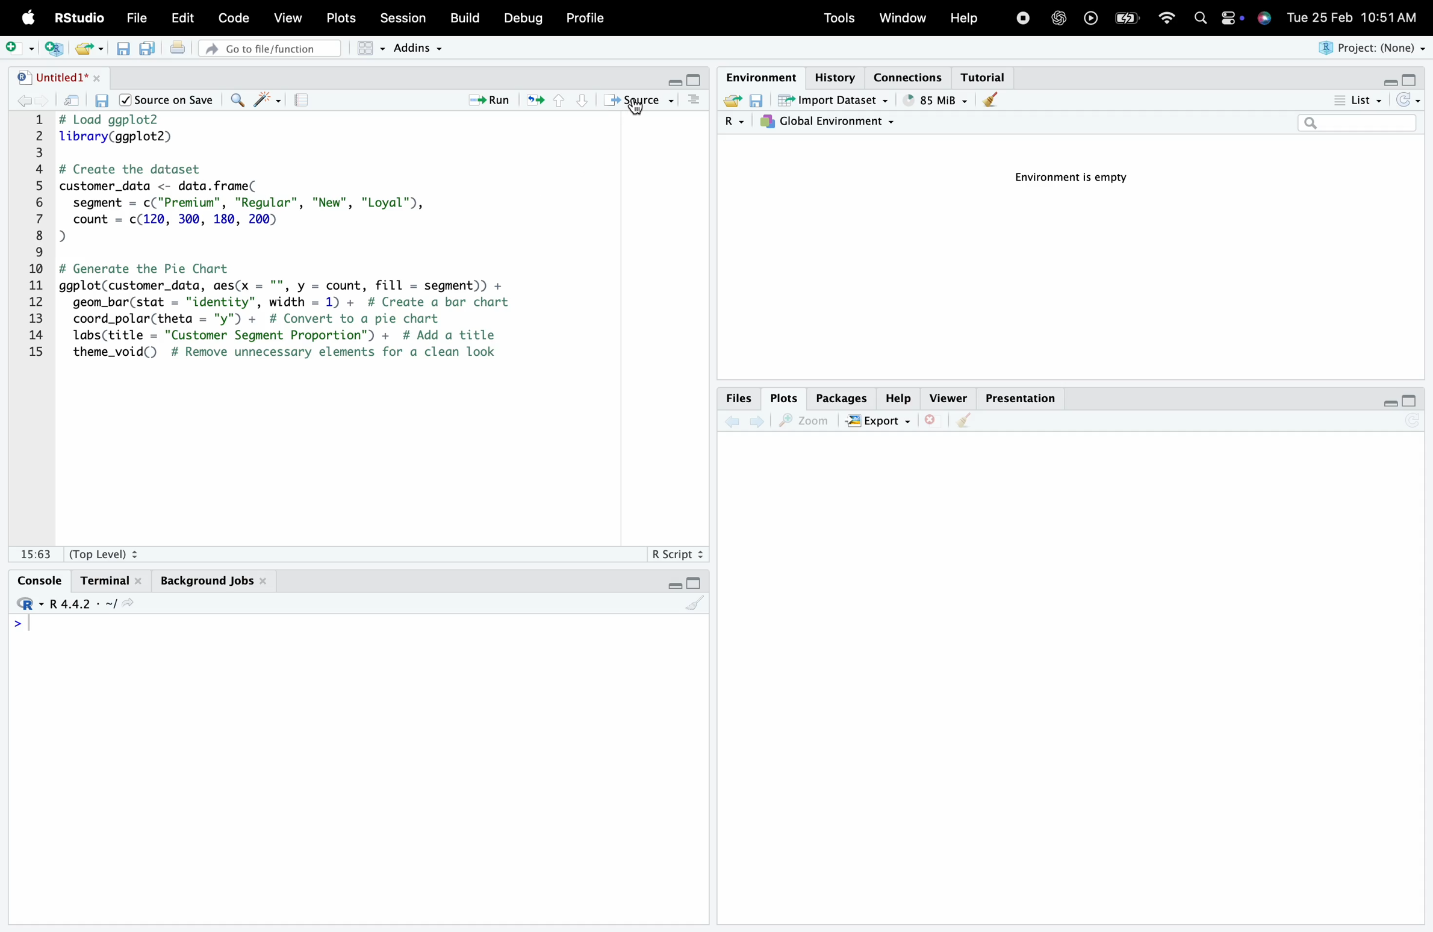  What do you see at coordinates (332, 244) in the screenshot?
I see `# Load ggplot2

library(ggplot2)

# Create the dataset

customer_data <- data. frame(
segment = c("Premium"”, "Regular", "New", "Loyal"),
count = c(120, 300, 180, 200)

J

# Generate the Pie Chart

ggplot(customer_data, aes(x = "", y = count, fill = segment)) +
geom_bar(stat = "identity", width = 1) + # Create a bar chart
coord_polar(theta = "y") + # Convert to a pie chart
labs(title = "Customer Segment Proportion") + # Add a title
theme_void() # Remove unnecessary elements for a clean look` at bounding box center [332, 244].